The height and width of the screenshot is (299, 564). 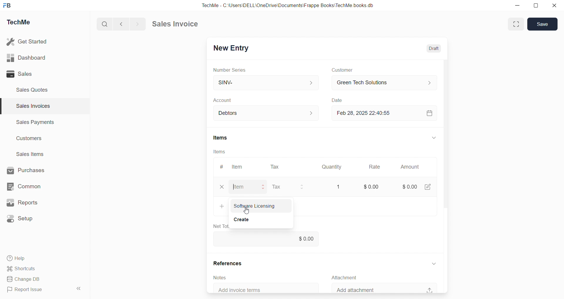 I want to click on $0.00, so click(x=267, y=238).